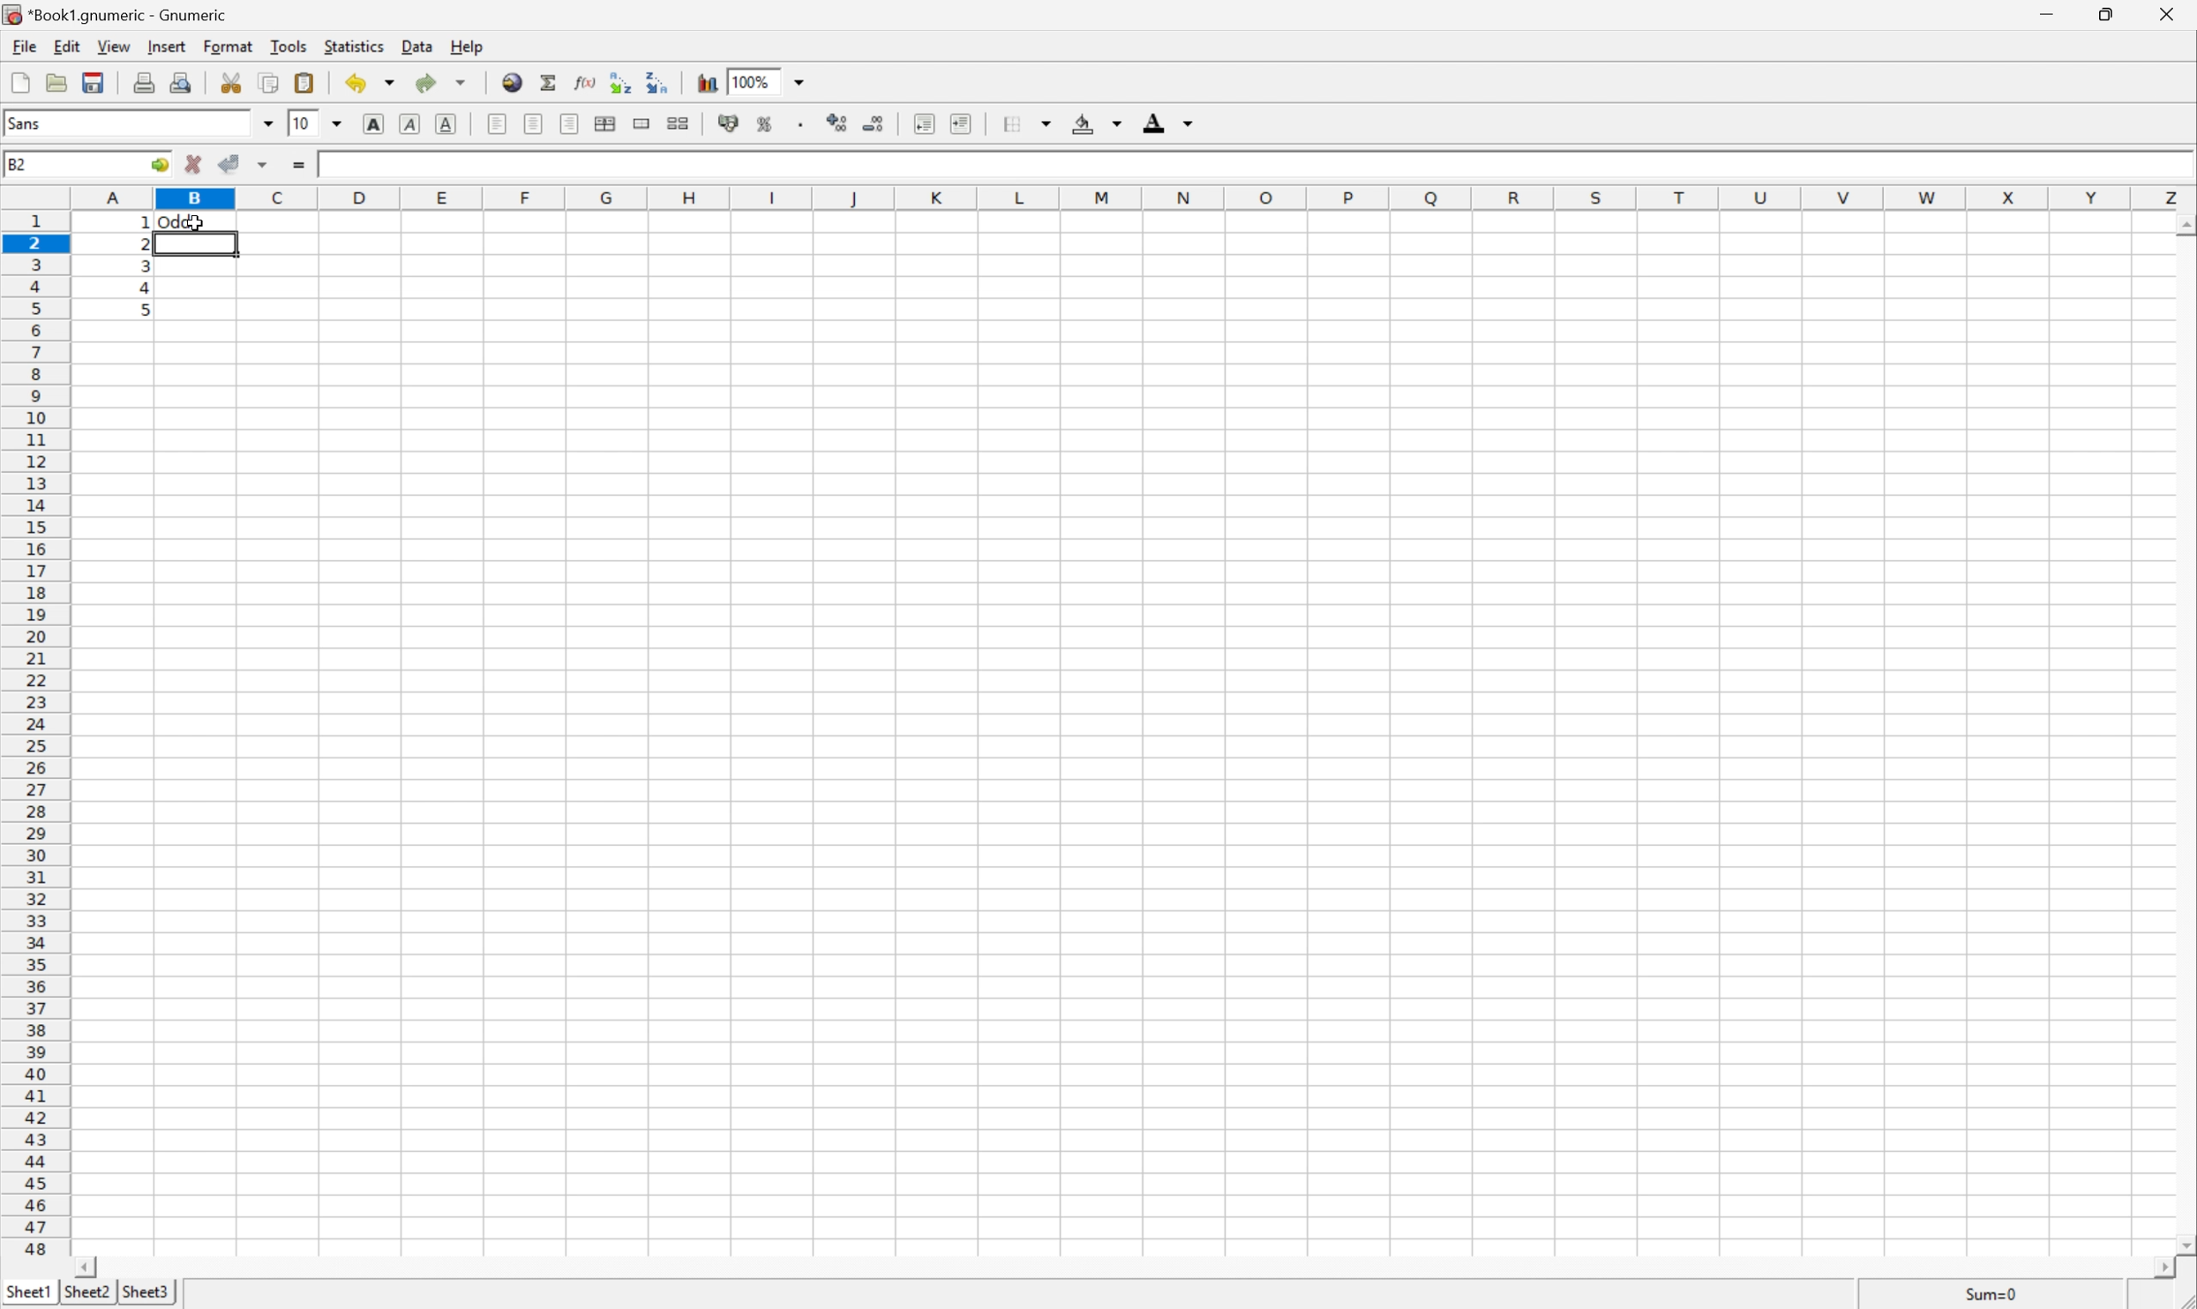  What do you see at coordinates (419, 46) in the screenshot?
I see `Data` at bounding box center [419, 46].